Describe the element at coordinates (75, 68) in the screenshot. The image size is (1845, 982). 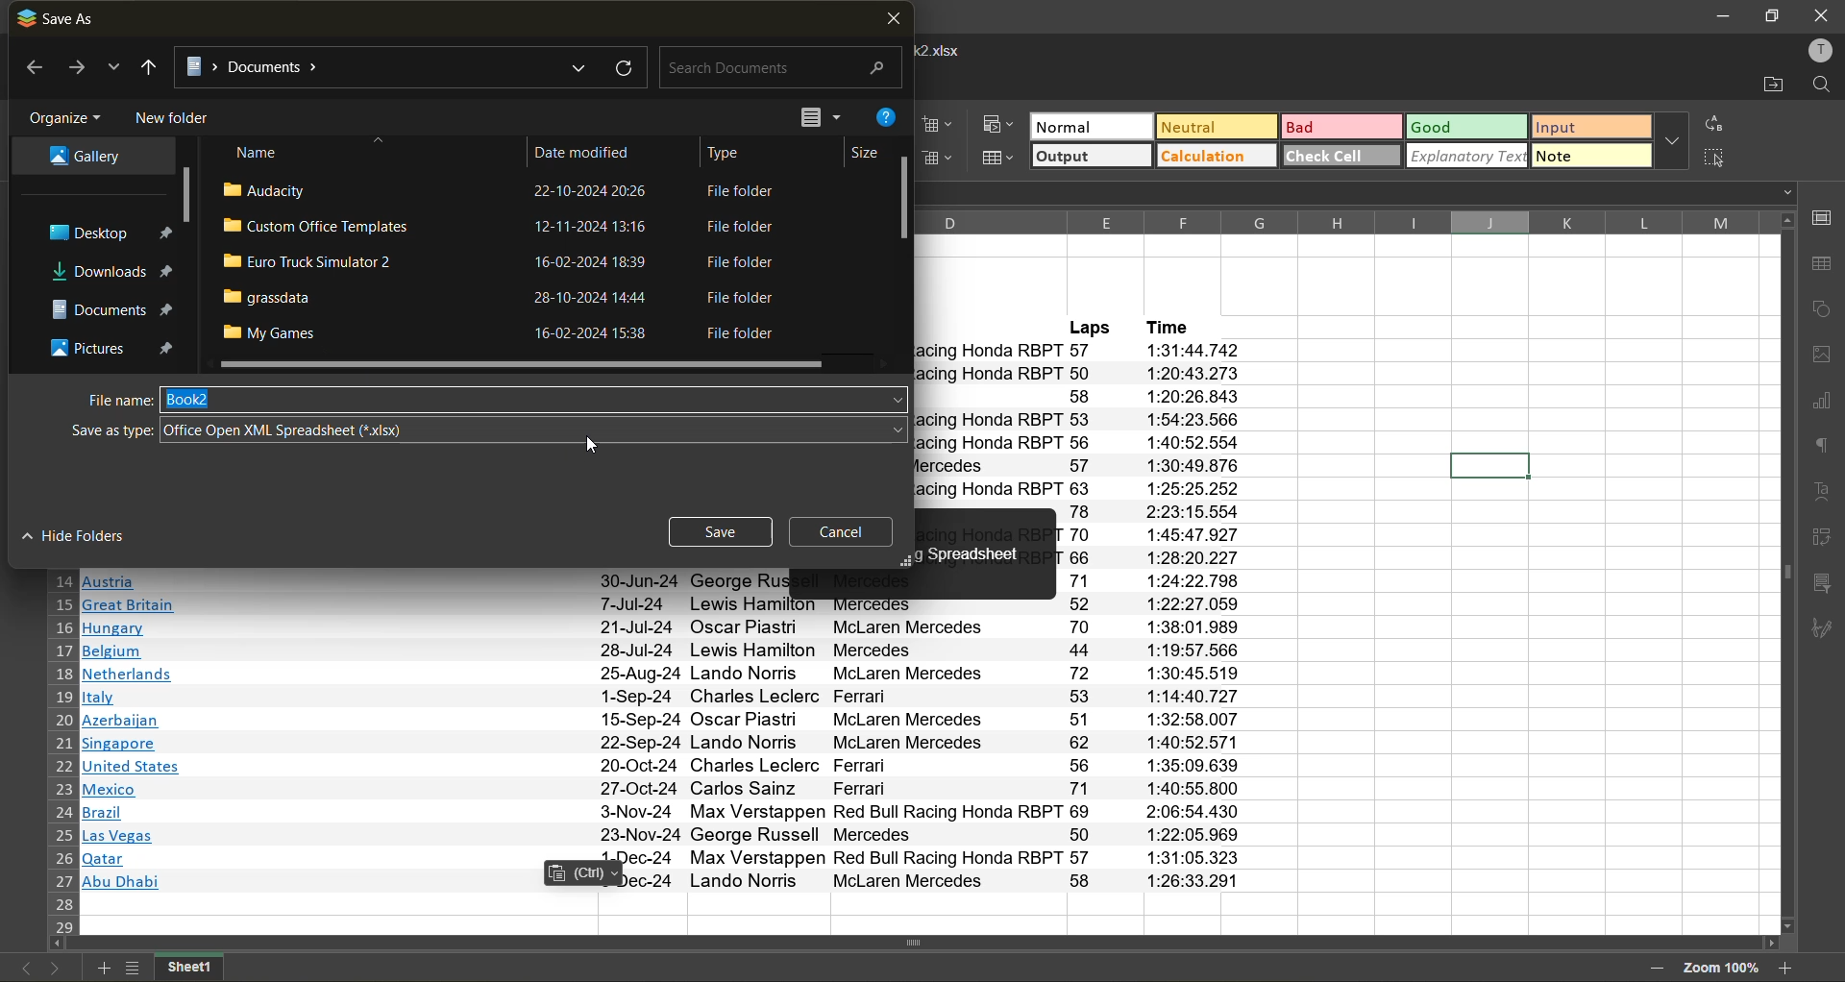
I see `next` at that location.